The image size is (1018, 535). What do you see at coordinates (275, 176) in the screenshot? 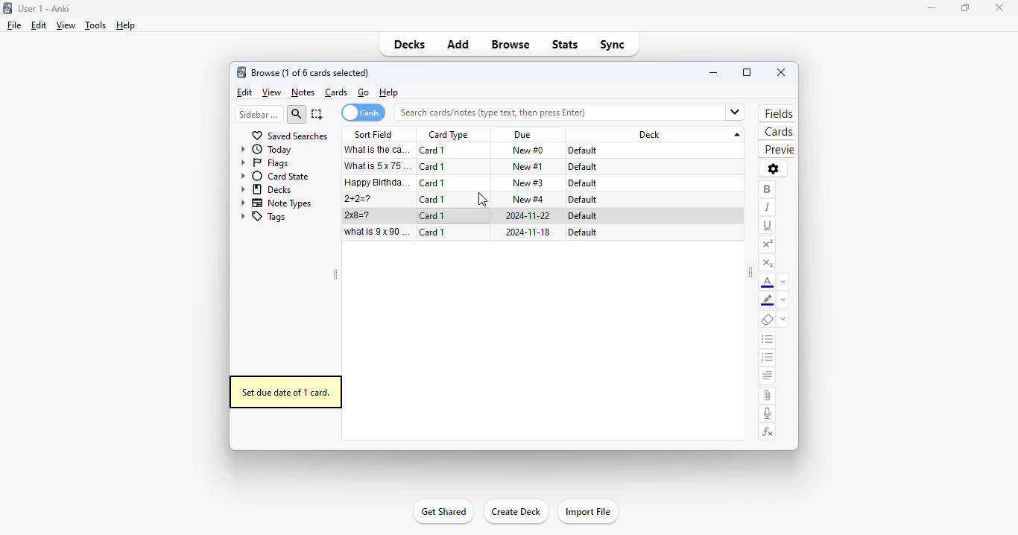
I see `card state` at bounding box center [275, 176].